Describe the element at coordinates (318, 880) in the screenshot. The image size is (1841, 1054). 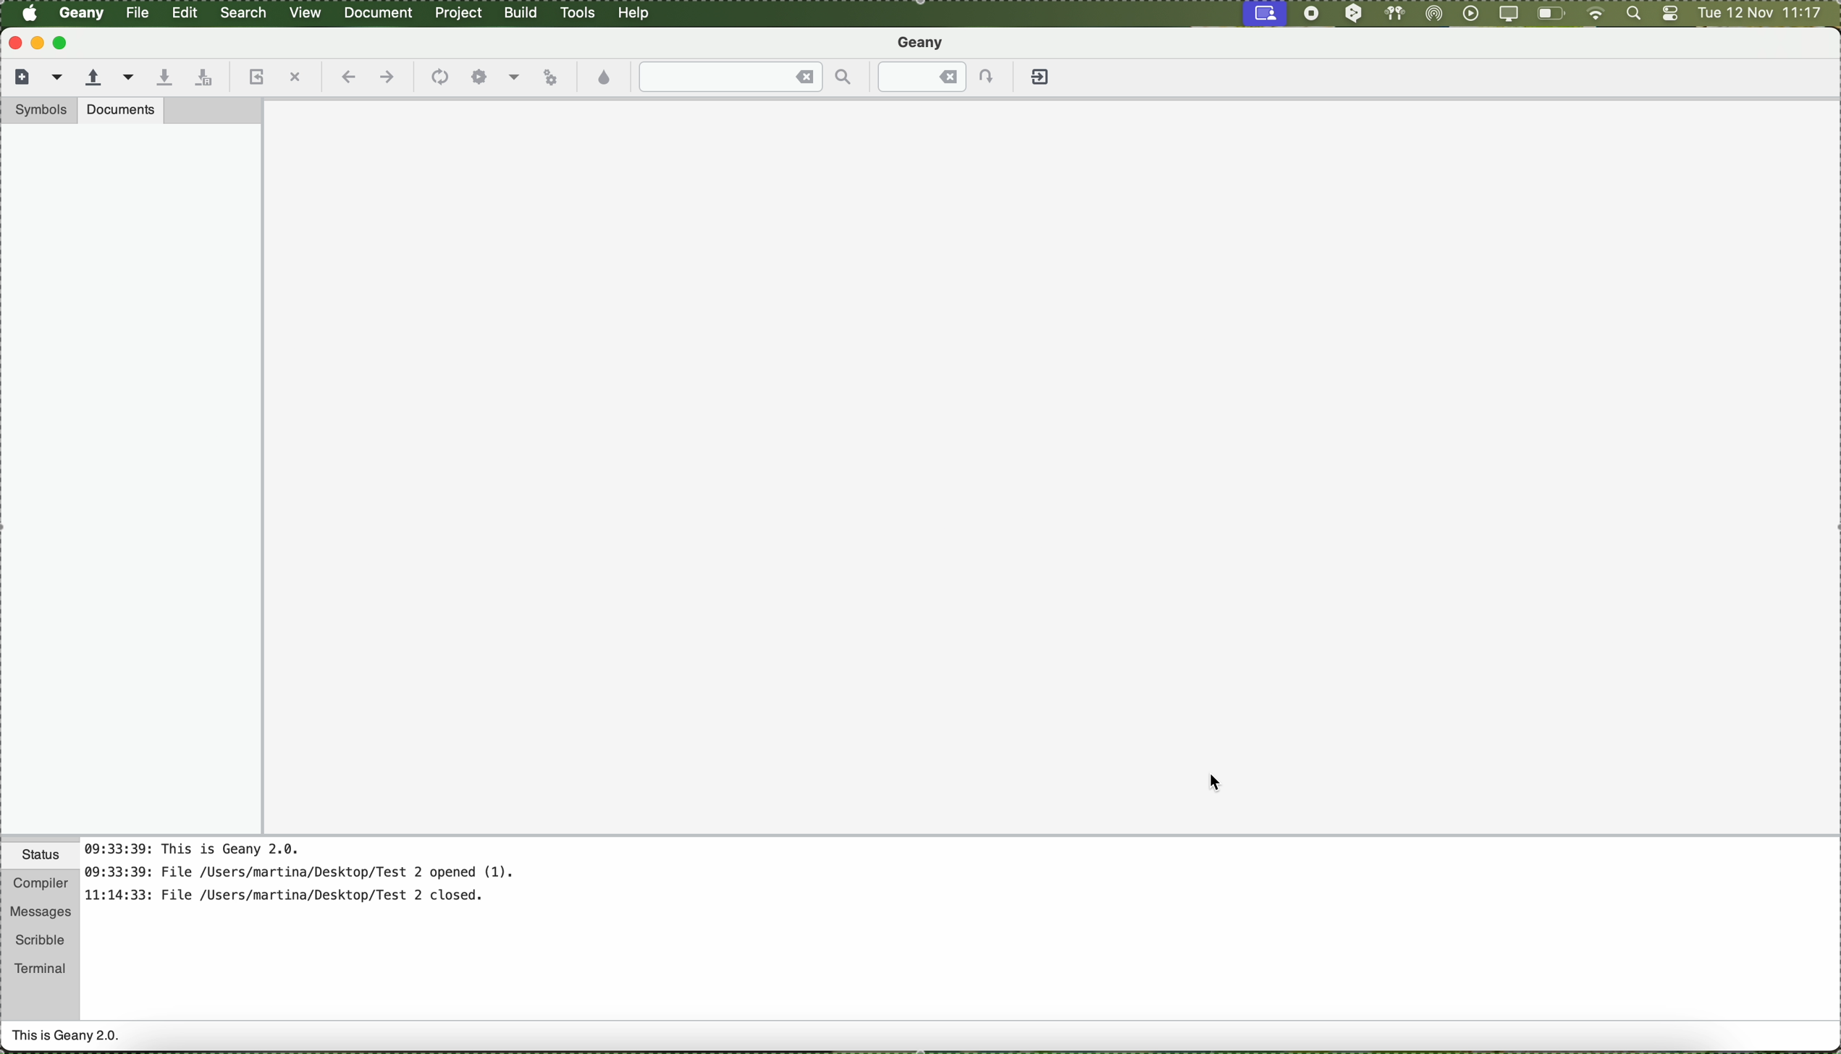
I see `notes` at that location.